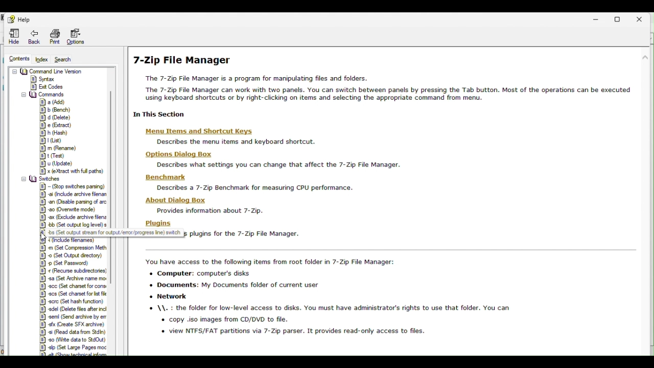  Describe the element at coordinates (208, 131) in the screenshot. I see `menu and shortcut` at that location.